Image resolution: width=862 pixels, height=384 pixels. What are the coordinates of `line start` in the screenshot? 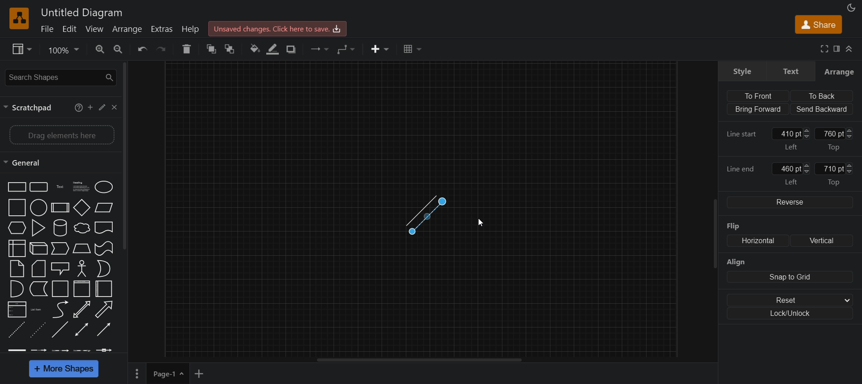 It's located at (745, 134).